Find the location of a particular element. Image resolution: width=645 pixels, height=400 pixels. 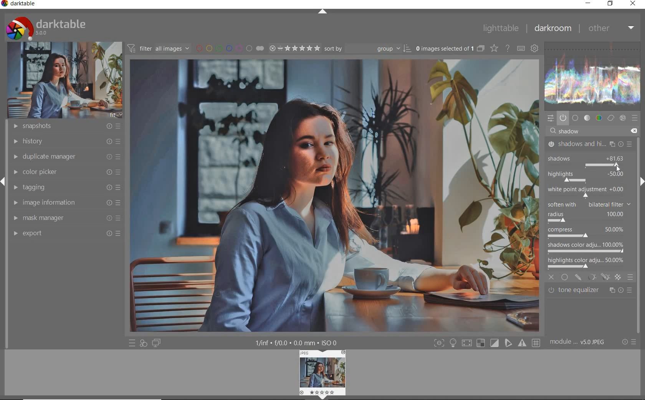

waveform is located at coordinates (595, 76).